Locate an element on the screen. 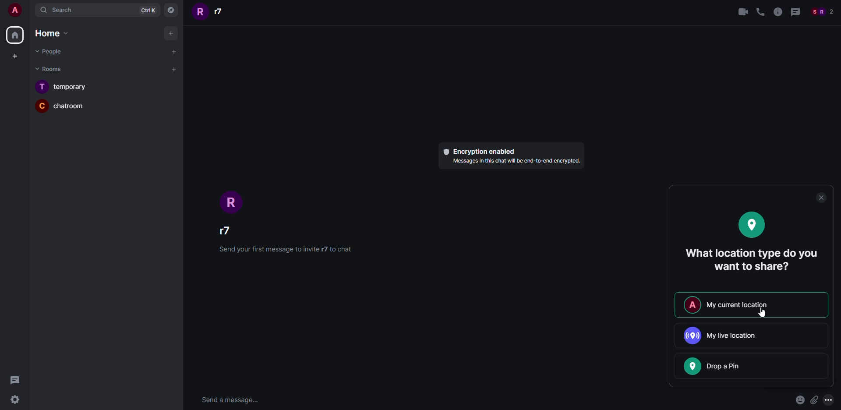 The height and width of the screenshot is (410, 841). what location is located at coordinates (753, 260).